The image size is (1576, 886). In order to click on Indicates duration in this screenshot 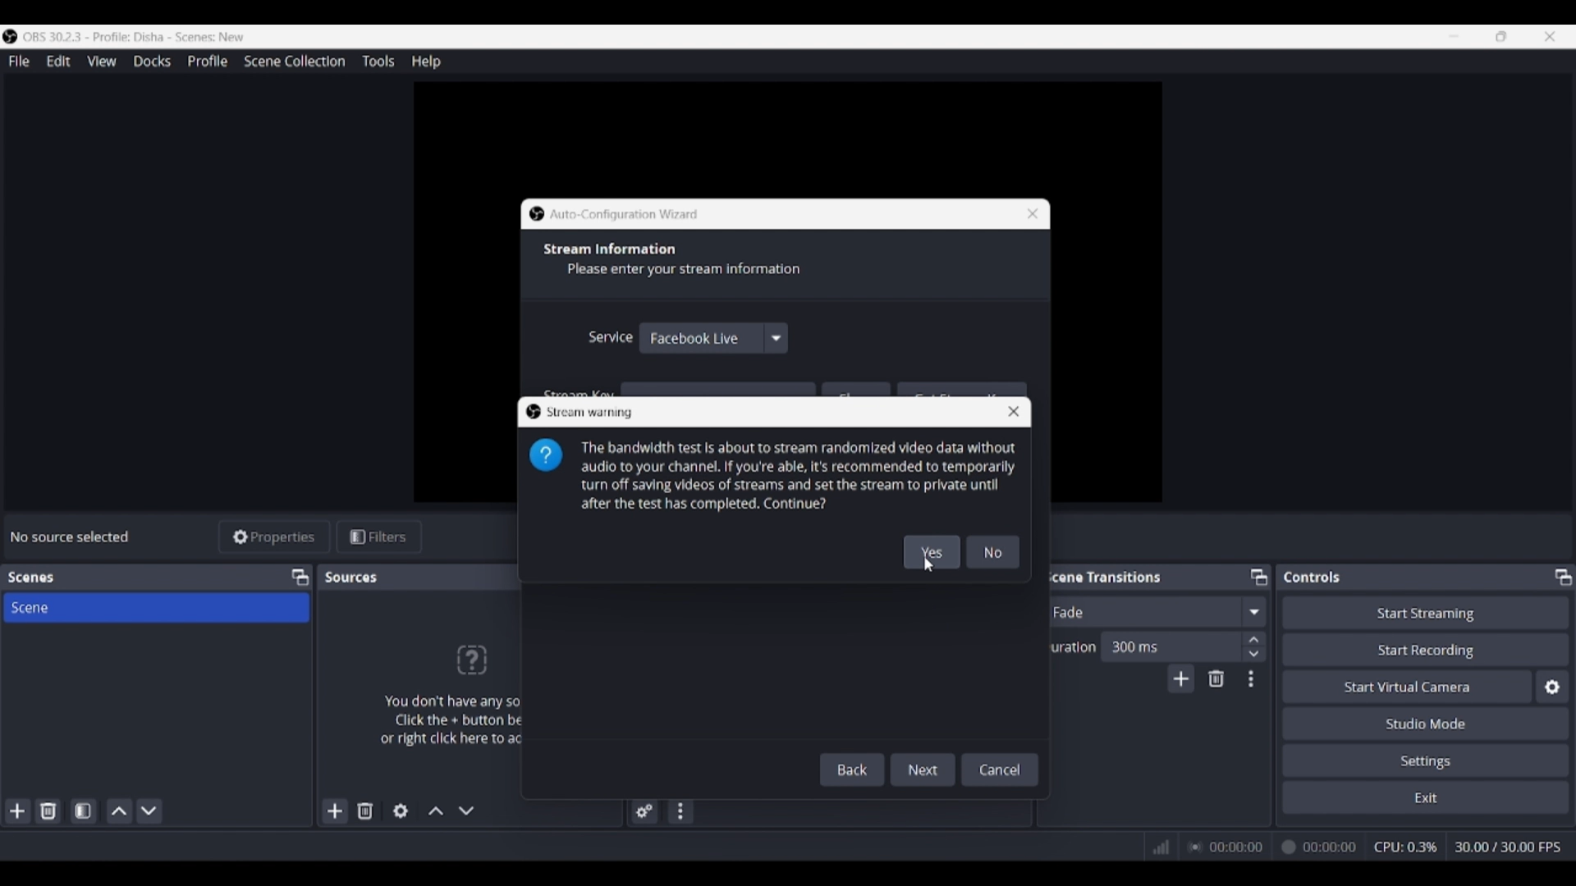, I will do `click(1069, 646)`.